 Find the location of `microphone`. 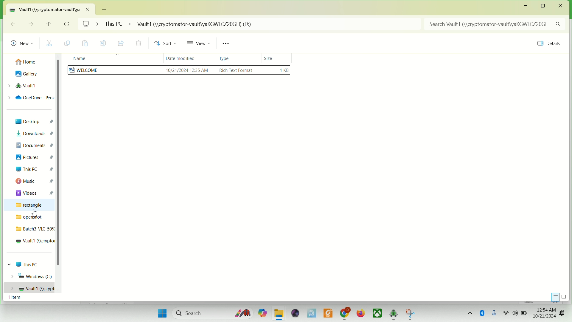

microphone is located at coordinates (496, 313).